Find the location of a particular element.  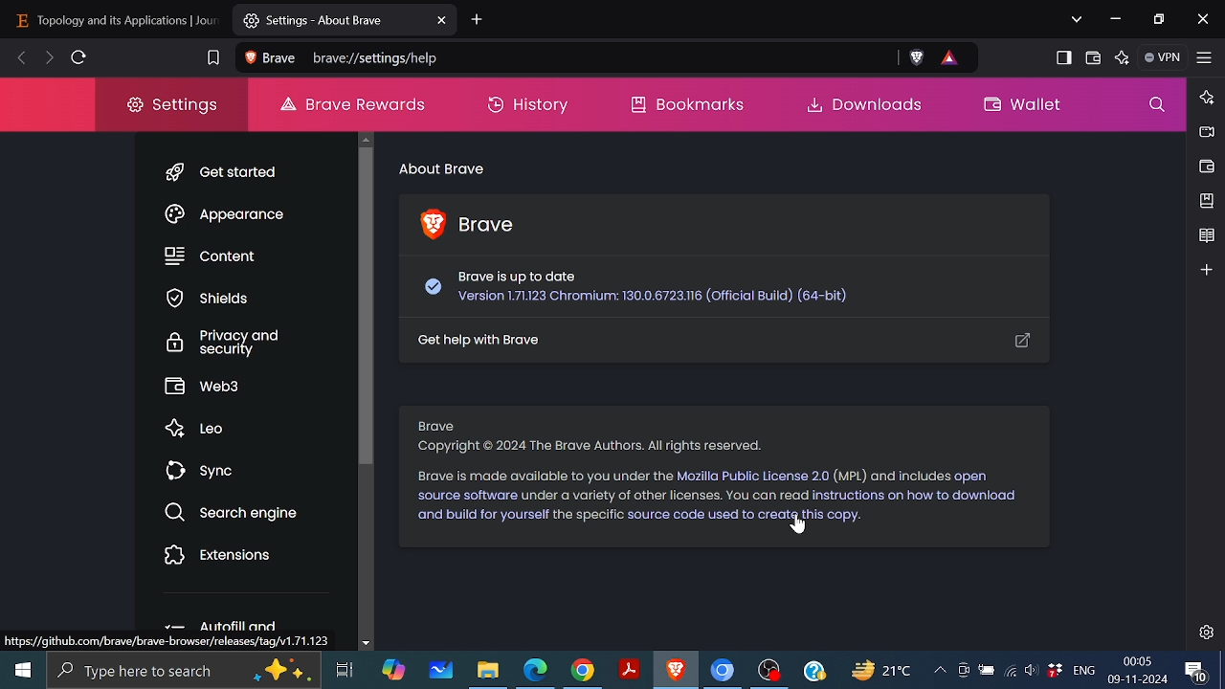

Internet Access is located at coordinates (1012, 667).